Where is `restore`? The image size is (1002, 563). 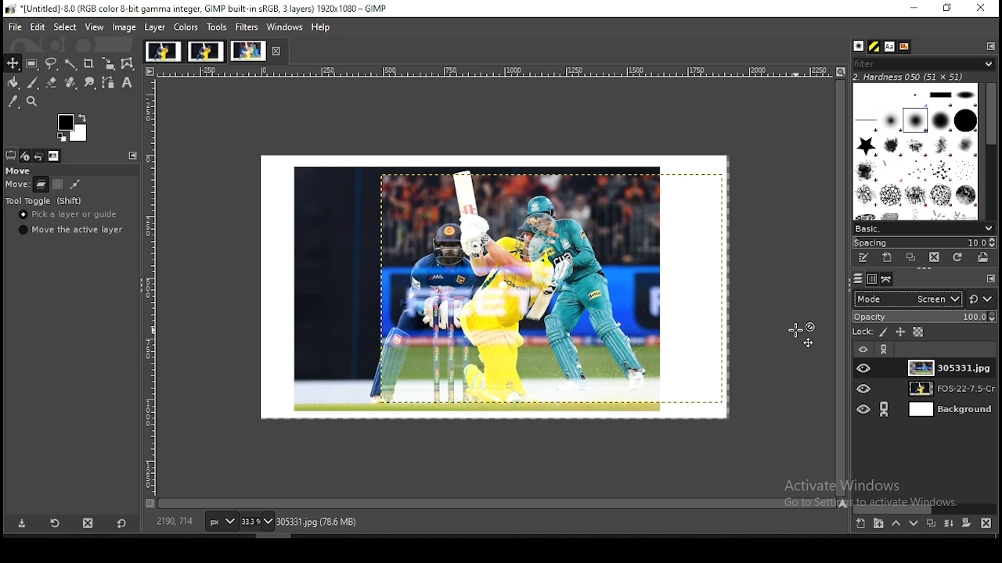
restore is located at coordinates (949, 8).